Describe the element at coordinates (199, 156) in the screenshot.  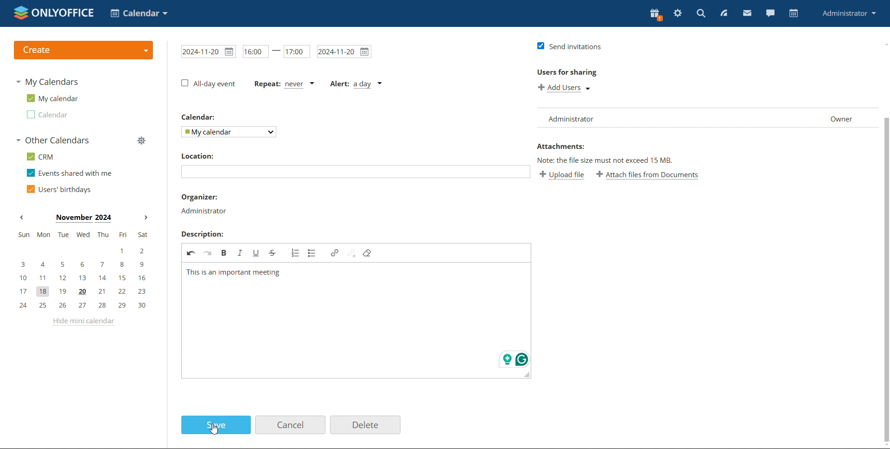
I see `location` at that location.